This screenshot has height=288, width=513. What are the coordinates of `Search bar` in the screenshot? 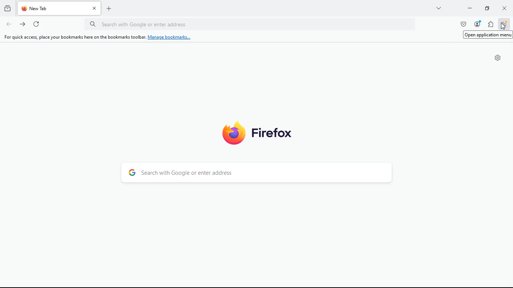 It's located at (252, 24).